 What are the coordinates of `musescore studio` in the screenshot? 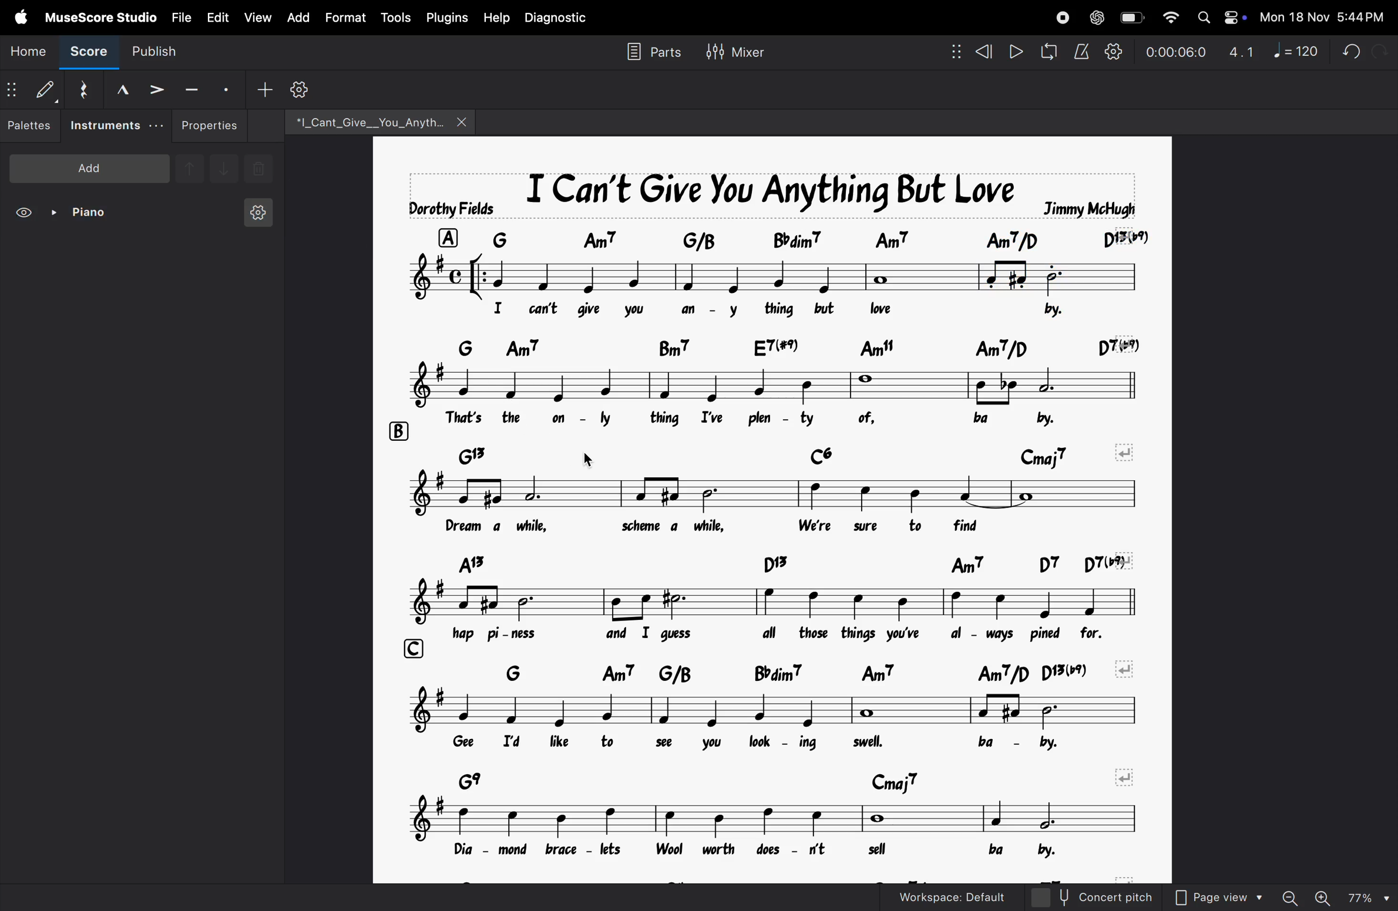 It's located at (100, 18).